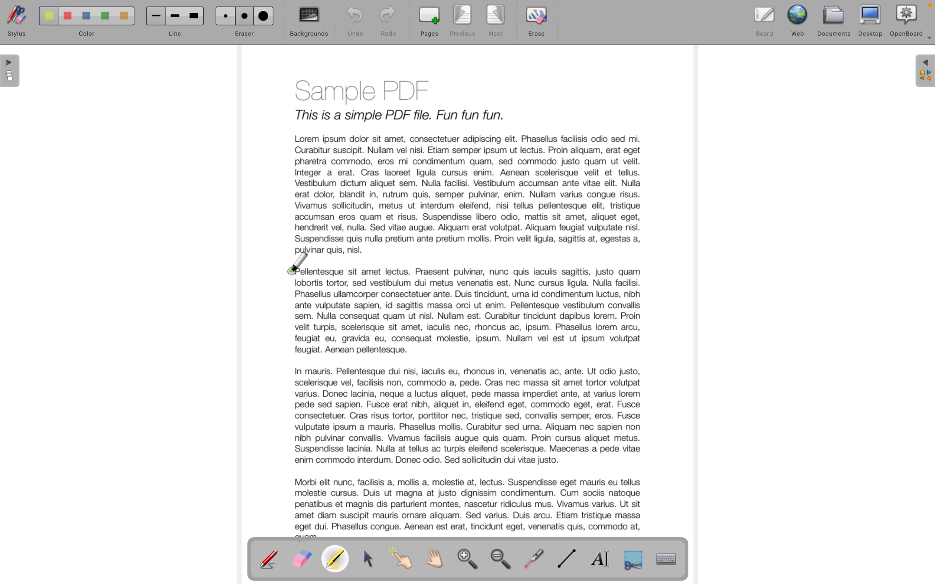 Image resolution: width=935 pixels, height=584 pixels. Describe the element at coordinates (924, 71) in the screenshot. I see `sidebar` at that location.